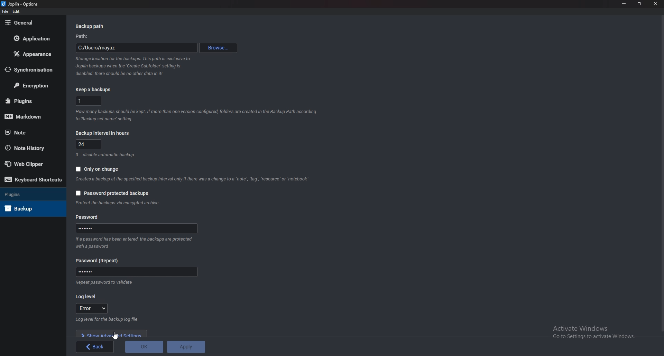 Image resolution: width=664 pixels, height=356 pixels. I want to click on Info on password, so click(102, 283).